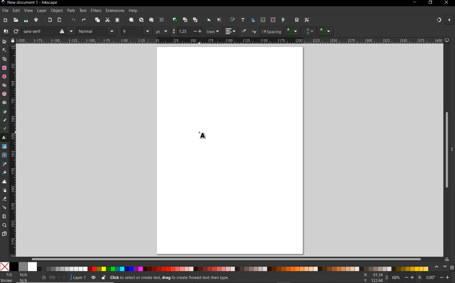 The image size is (455, 283). What do you see at coordinates (84, 21) in the screenshot?
I see `redo` at bounding box center [84, 21].